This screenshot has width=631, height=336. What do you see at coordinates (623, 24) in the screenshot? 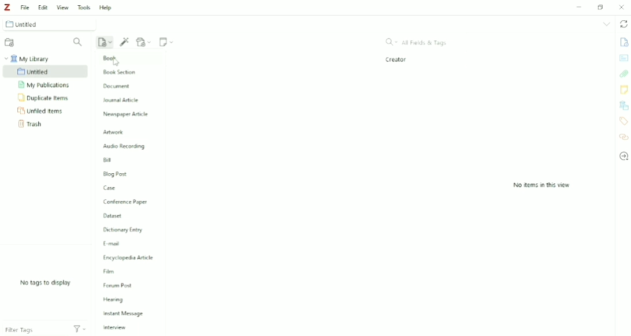
I see `Sync` at bounding box center [623, 24].